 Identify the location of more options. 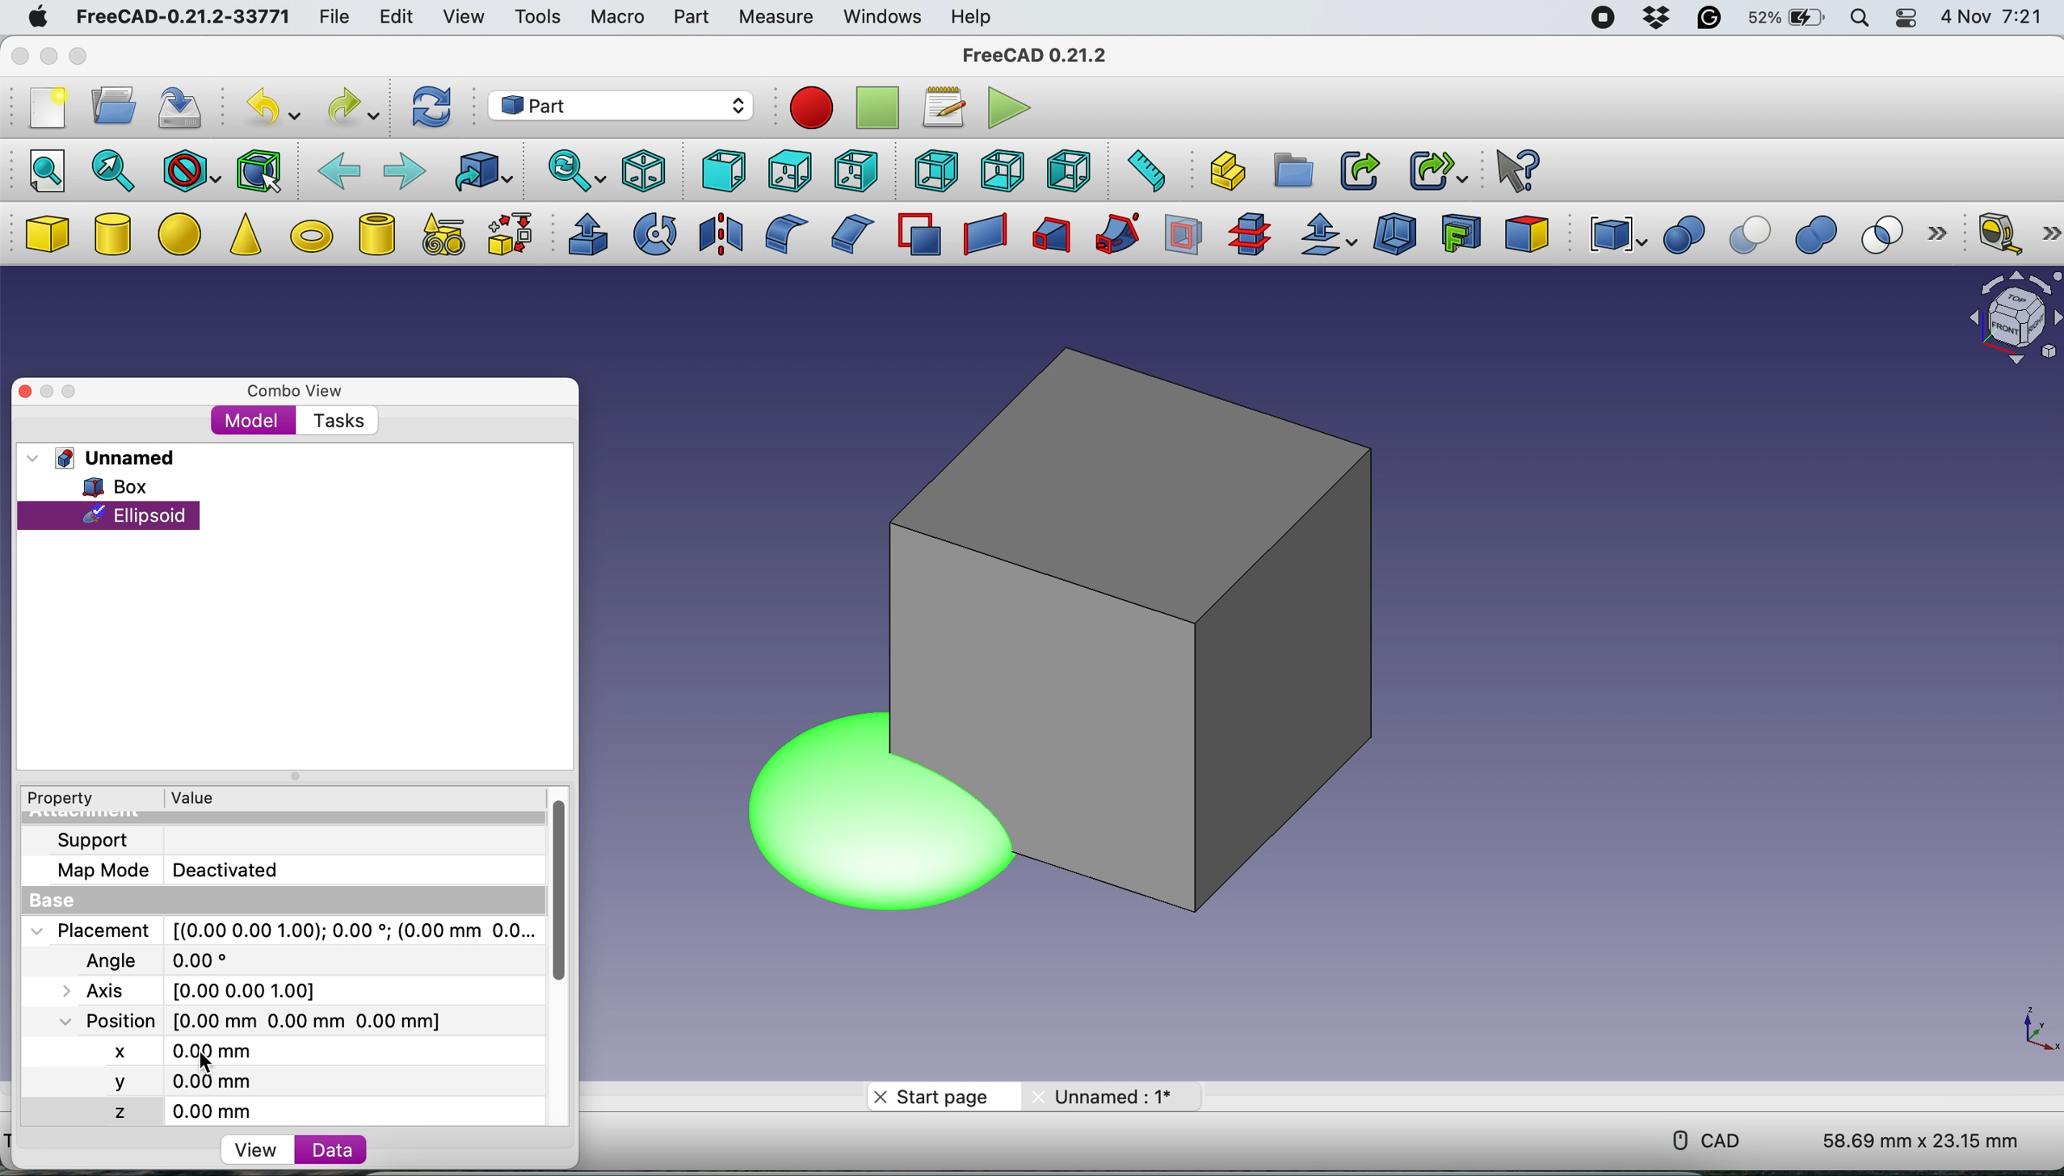
(2049, 230).